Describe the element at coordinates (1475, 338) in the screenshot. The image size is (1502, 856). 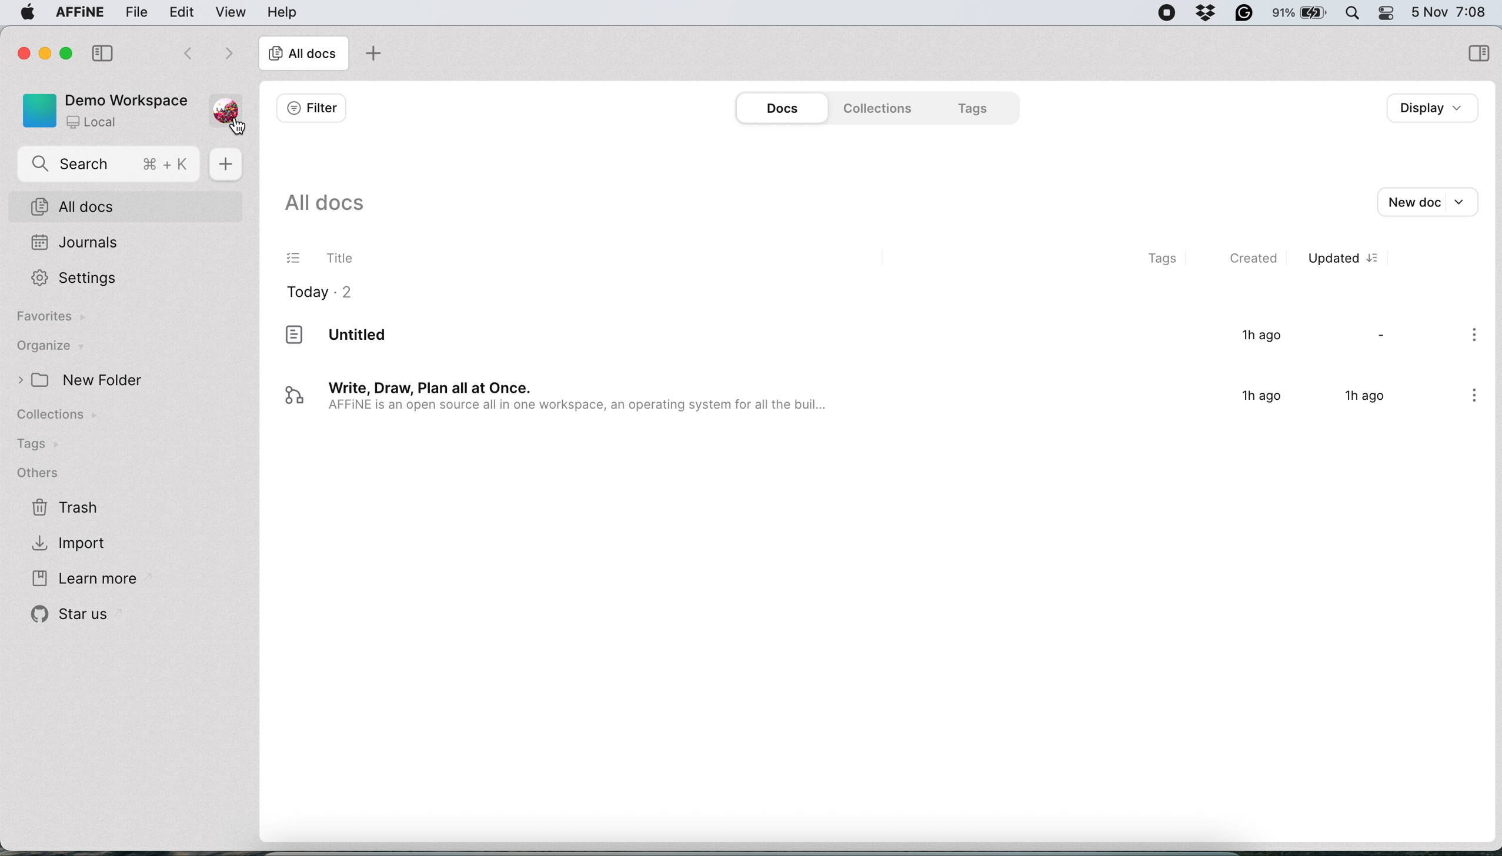
I see `more options` at that location.